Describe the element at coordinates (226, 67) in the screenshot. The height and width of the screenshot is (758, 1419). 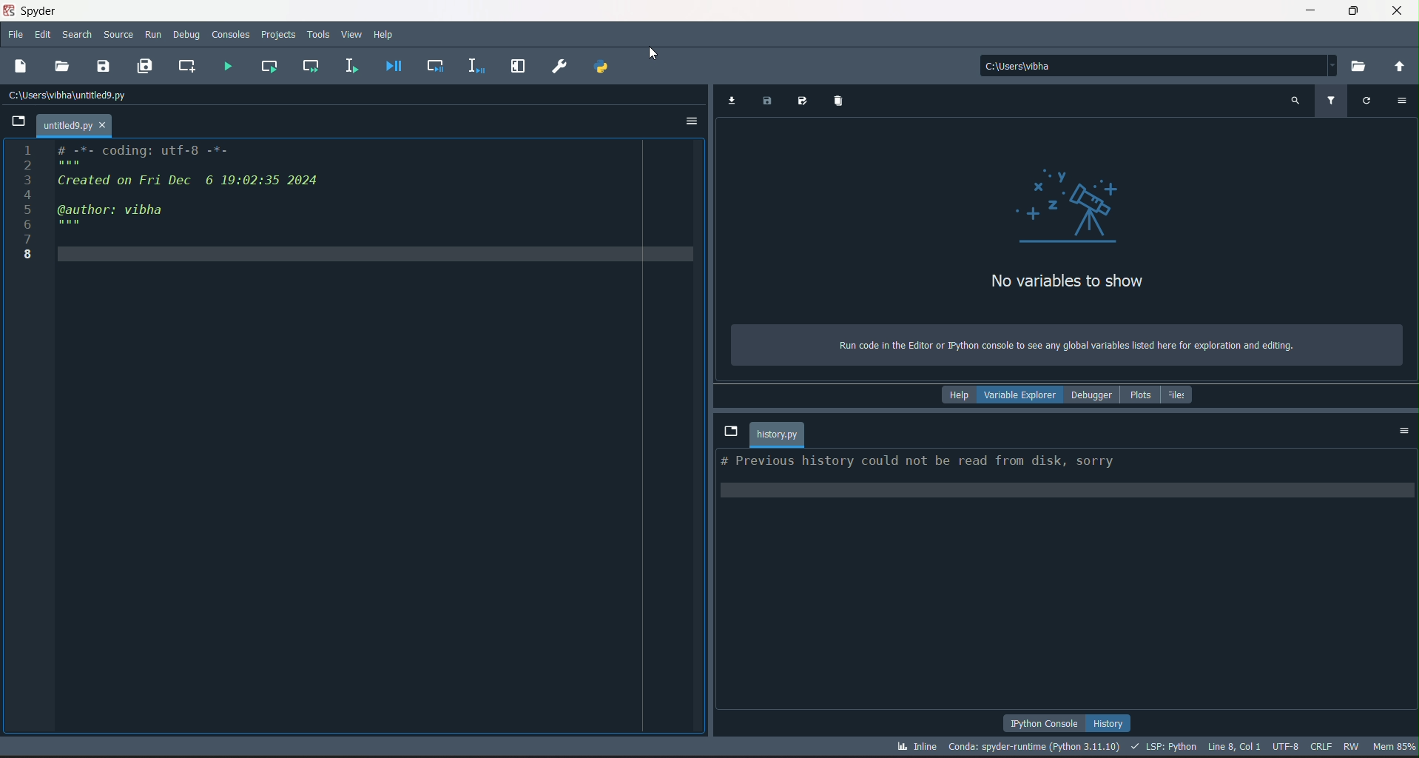
I see `run file` at that location.